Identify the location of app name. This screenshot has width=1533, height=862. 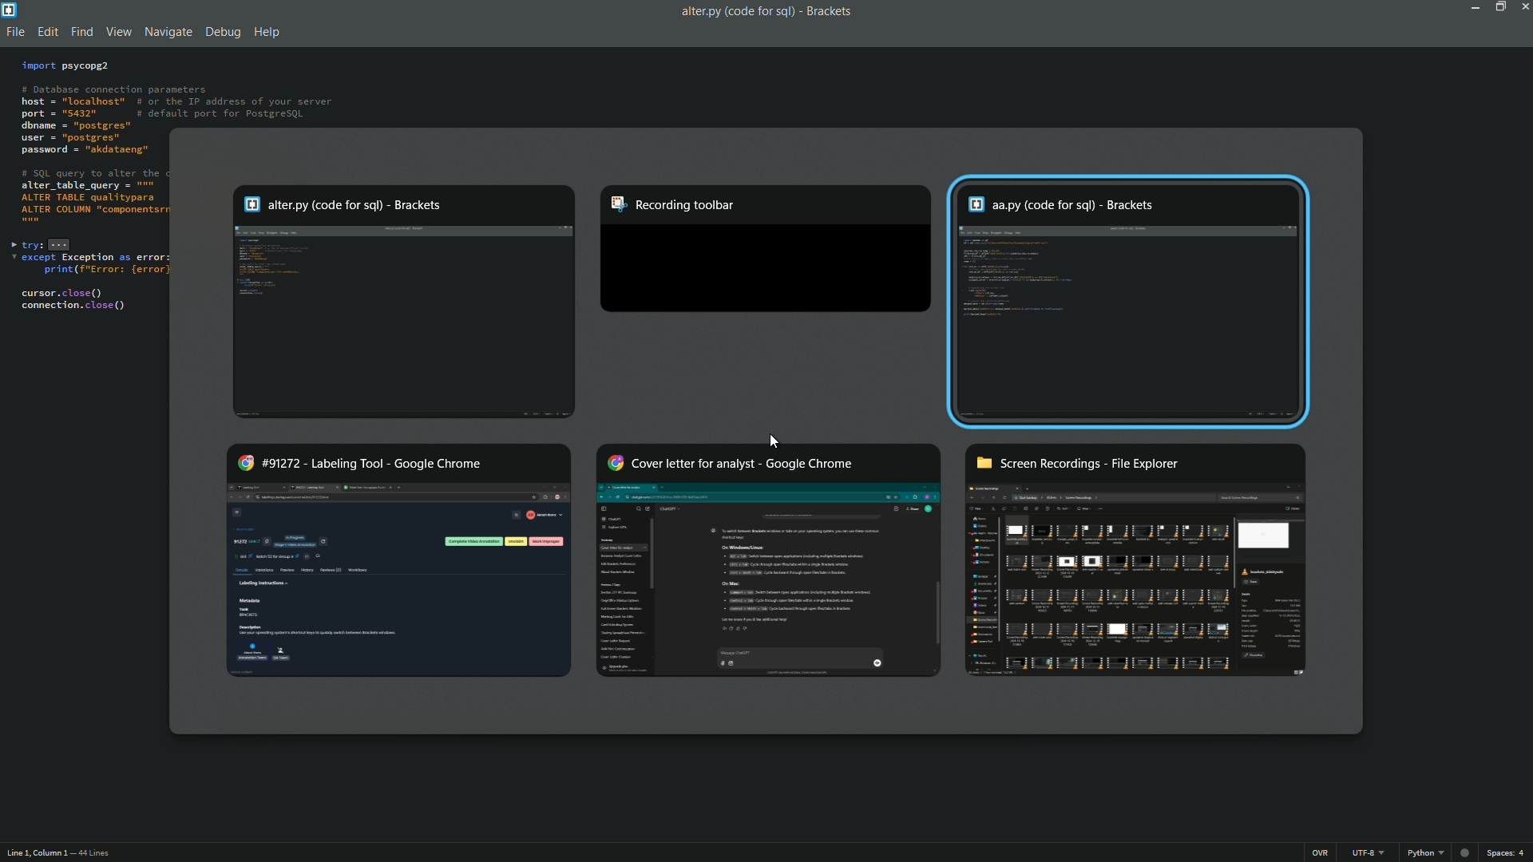
(830, 10).